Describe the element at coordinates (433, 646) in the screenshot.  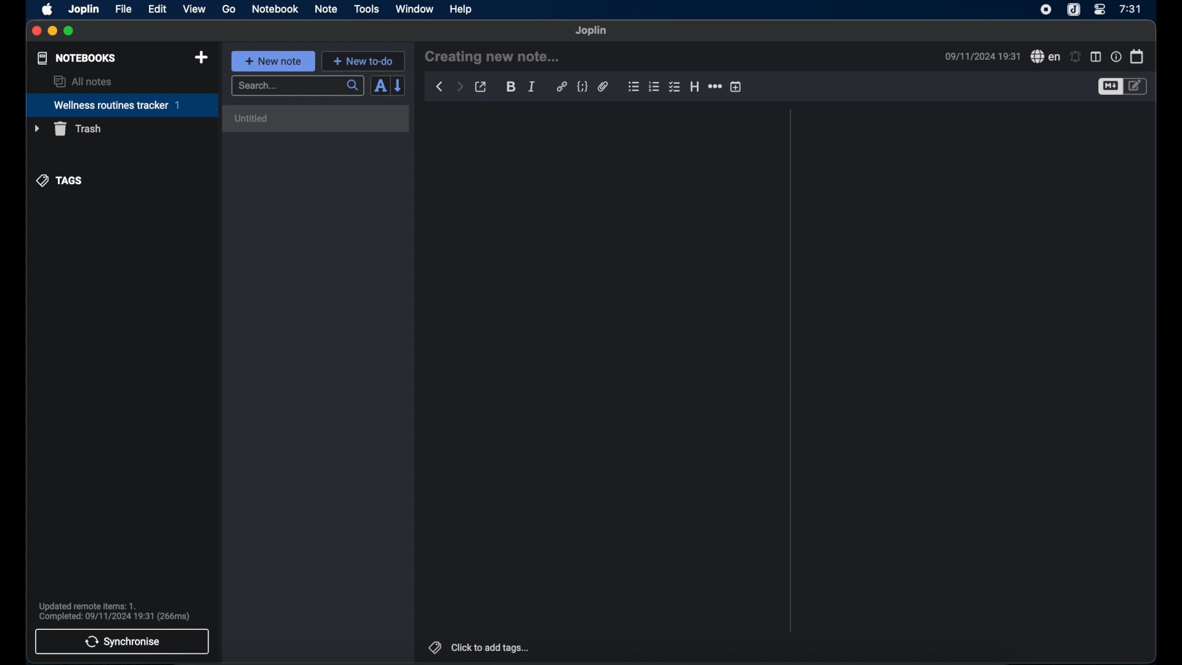
I see `tags` at that location.